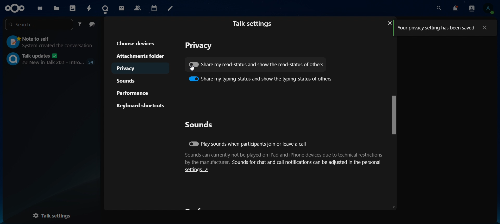 This screenshot has height=224, width=500. Describe the element at coordinates (122, 8) in the screenshot. I see `mail` at that location.